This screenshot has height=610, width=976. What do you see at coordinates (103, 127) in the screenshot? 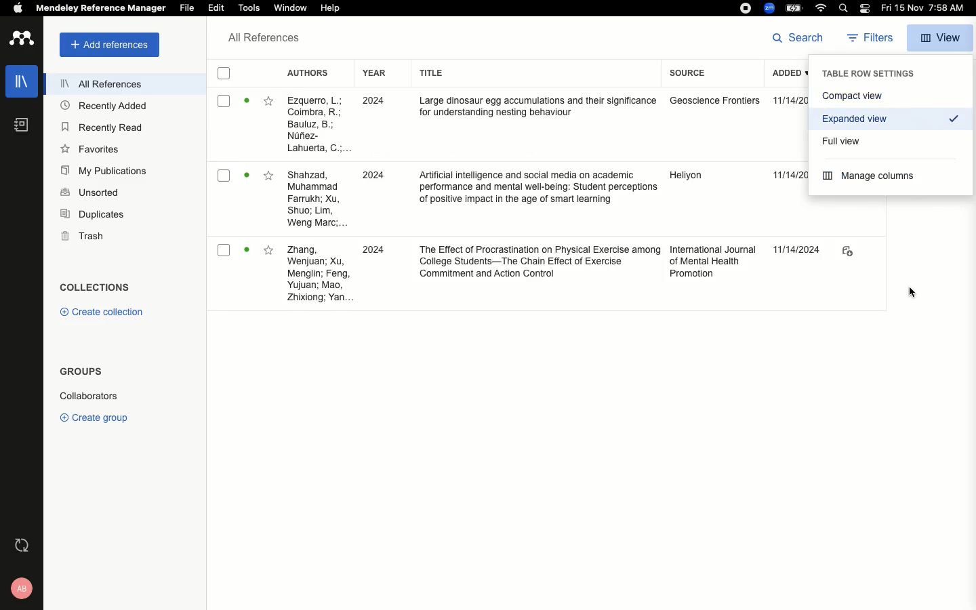
I see `Recently read` at bounding box center [103, 127].